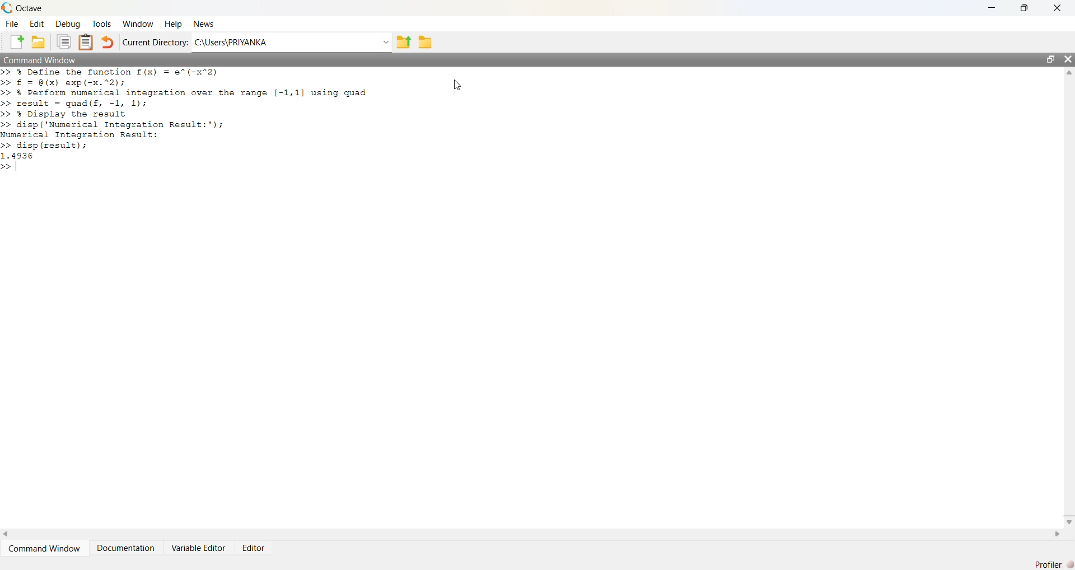 The width and height of the screenshot is (1075, 570). Describe the element at coordinates (1024, 8) in the screenshot. I see `restore` at that location.